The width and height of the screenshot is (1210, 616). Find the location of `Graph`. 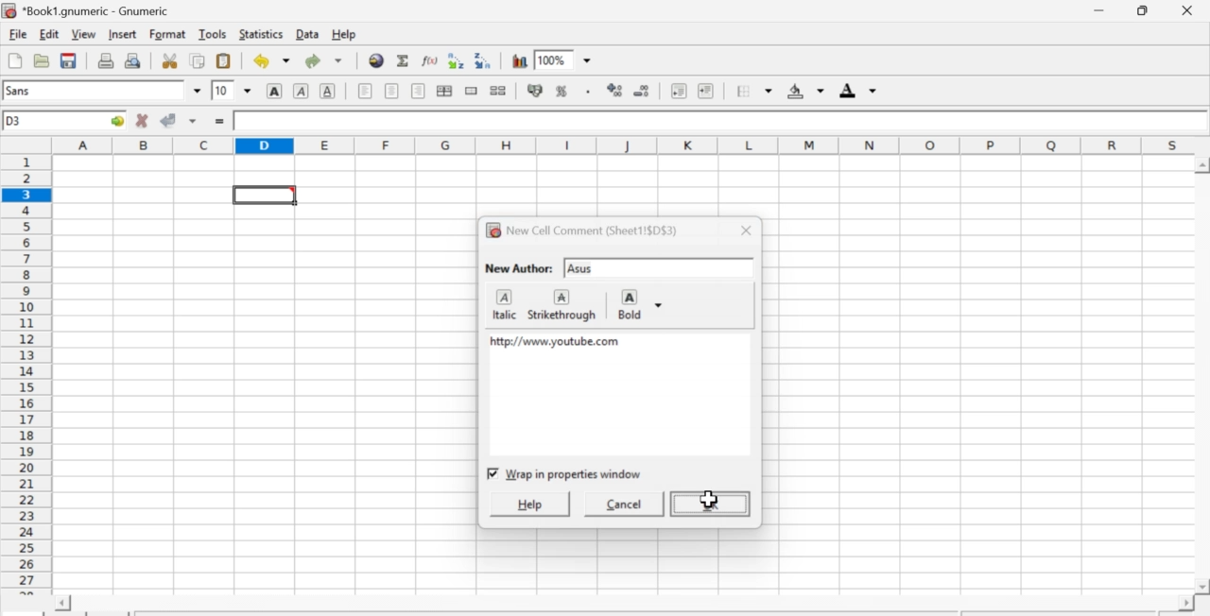

Graph is located at coordinates (520, 60).